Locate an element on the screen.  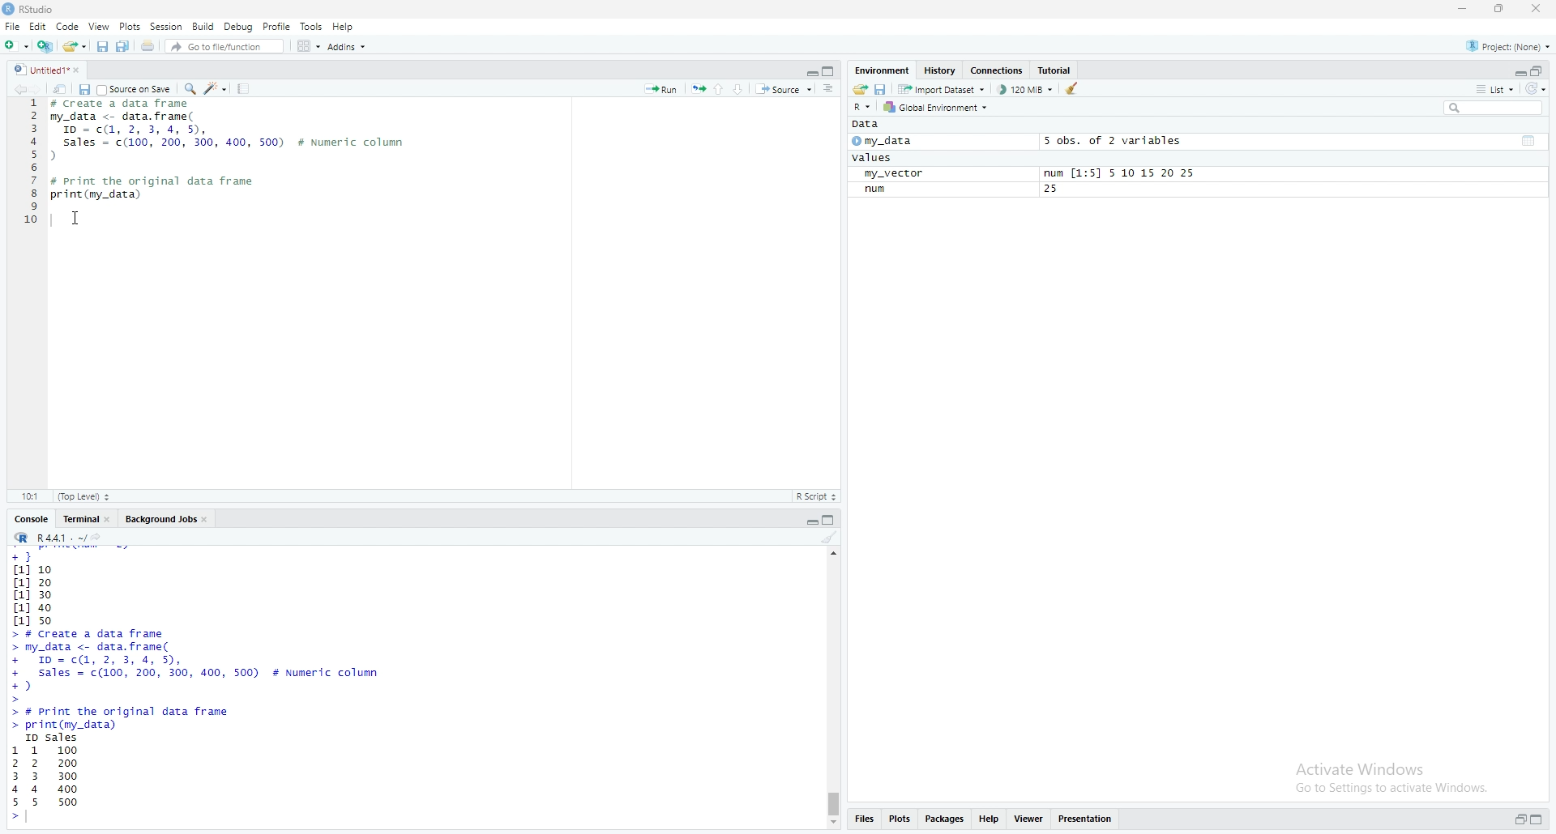
typing cursor is located at coordinates (37, 821).